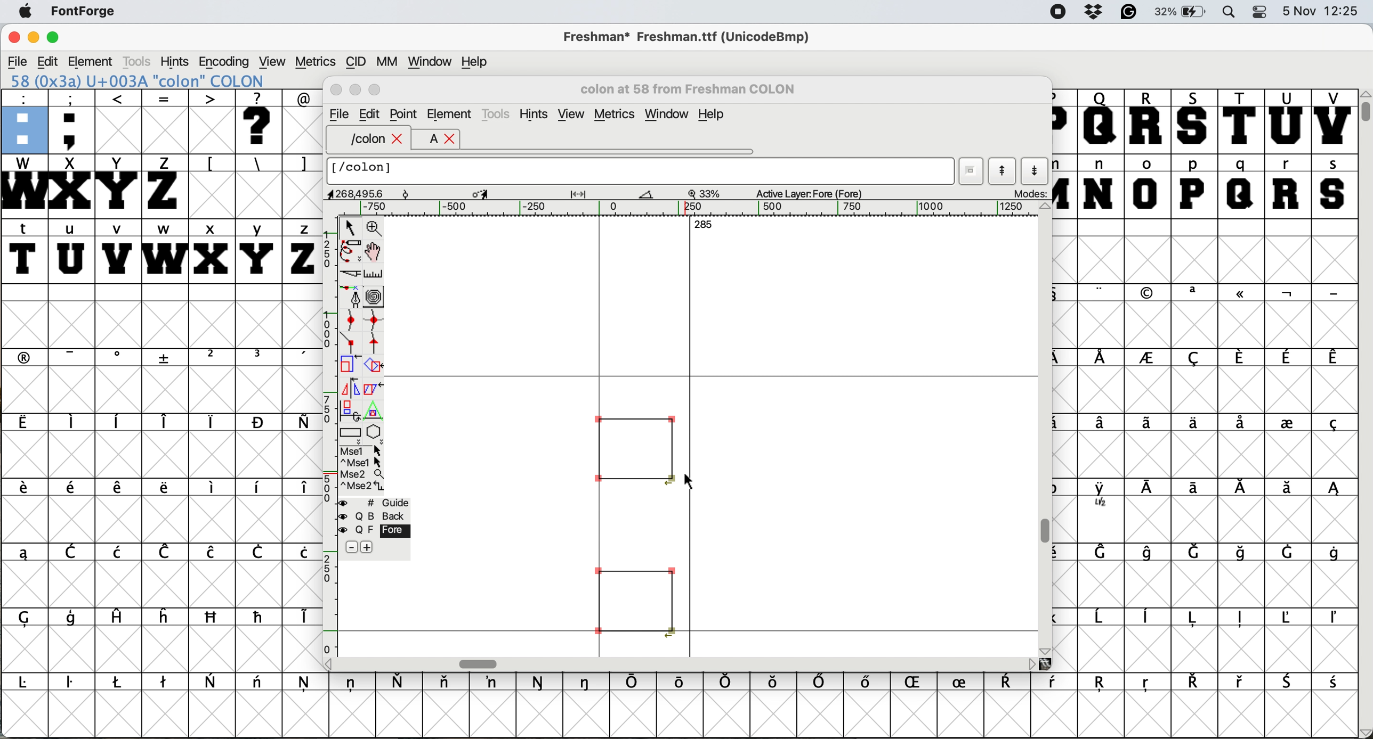 This screenshot has height=739, width=1373. I want to click on p, so click(1193, 186).